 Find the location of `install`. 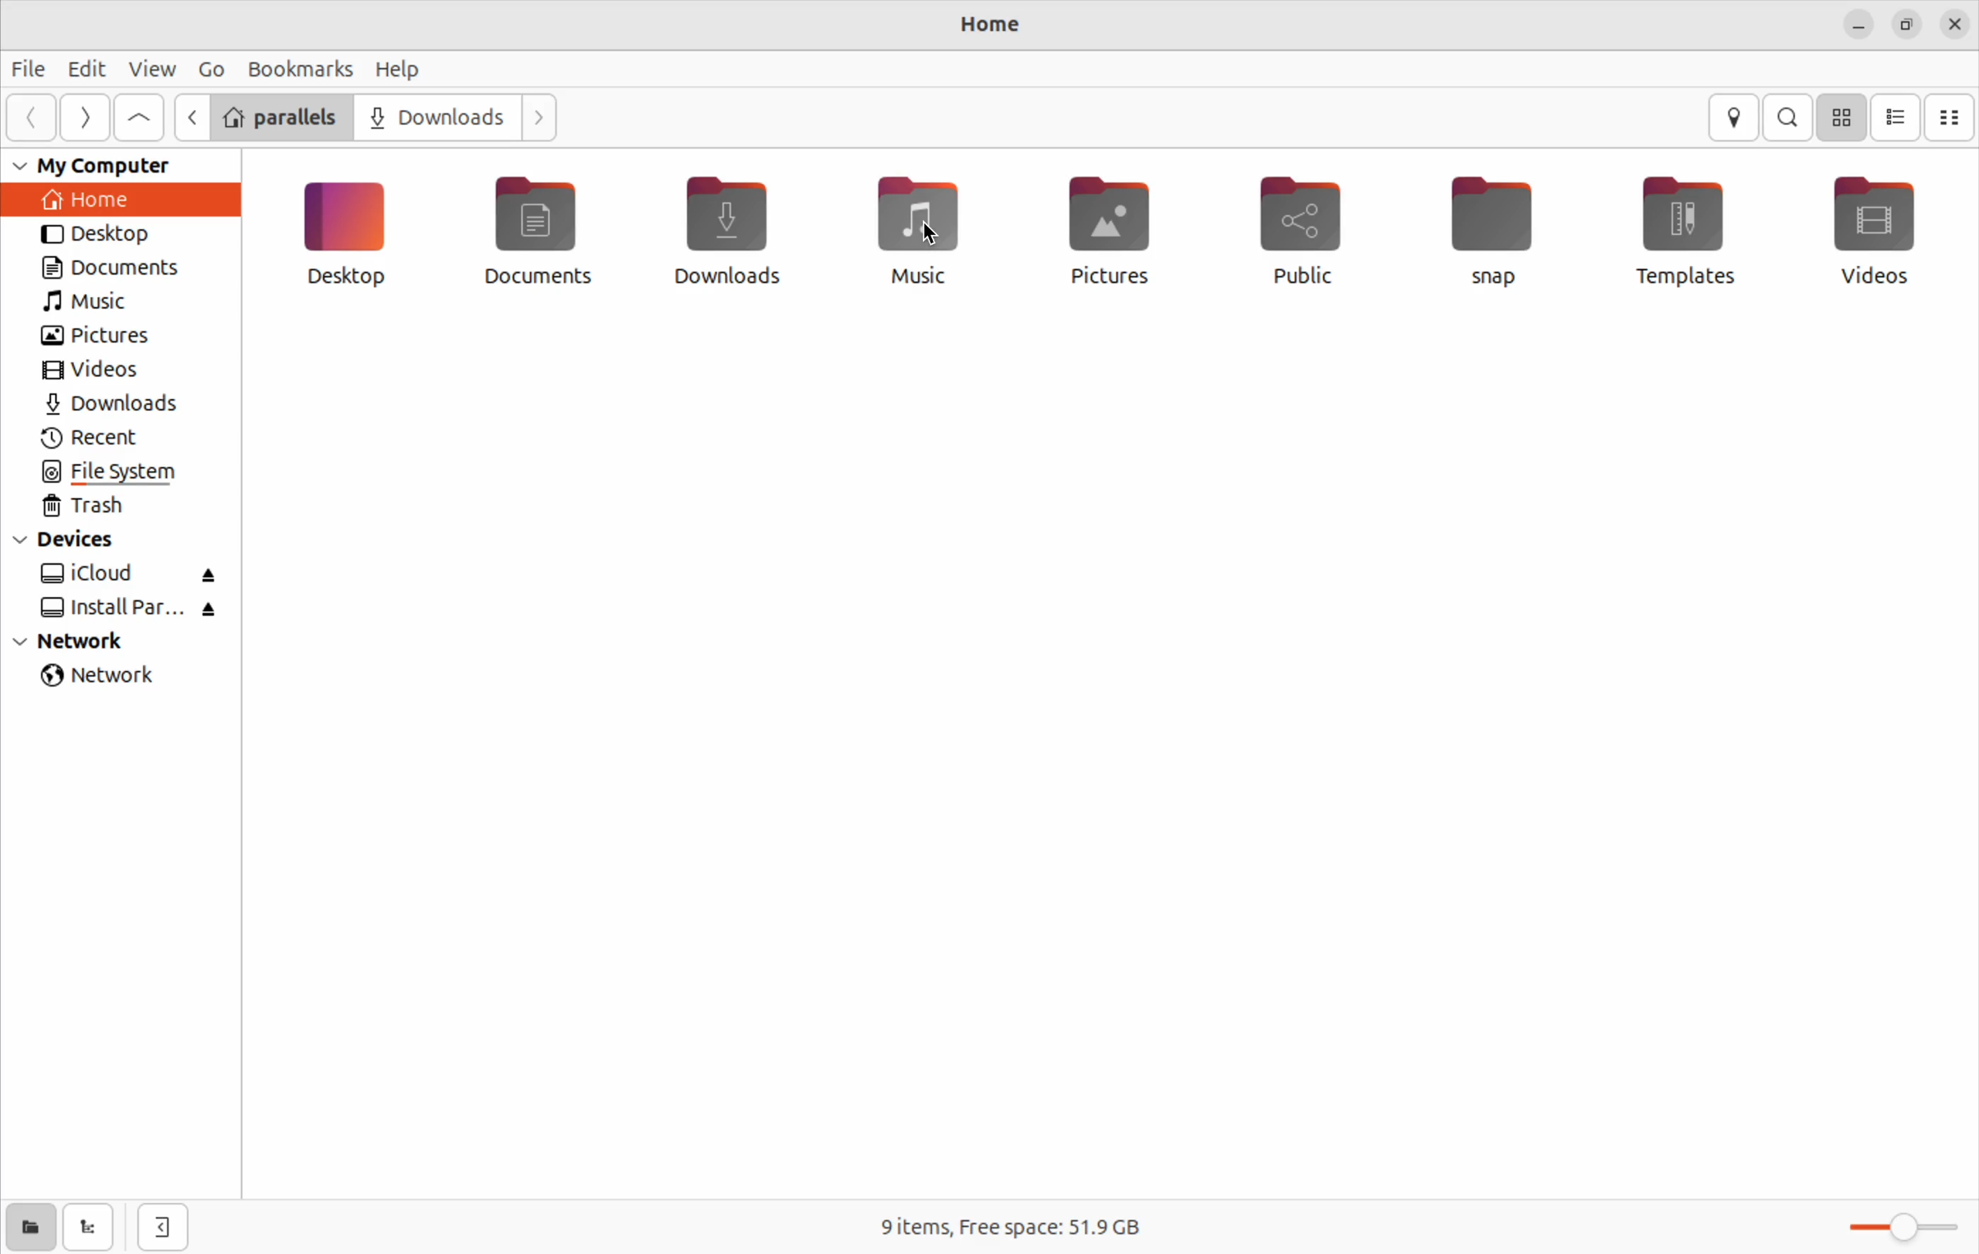

install is located at coordinates (126, 610).